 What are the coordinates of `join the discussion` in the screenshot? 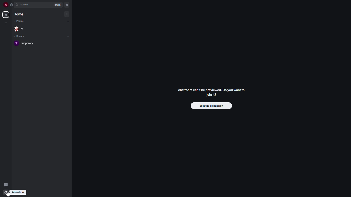 It's located at (210, 105).